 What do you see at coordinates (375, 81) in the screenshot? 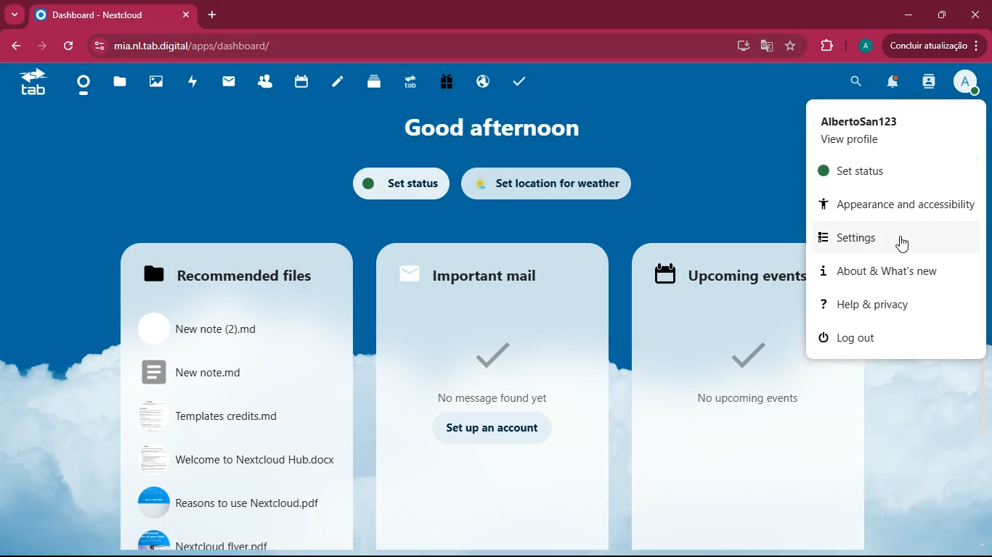
I see `layers` at bounding box center [375, 81].